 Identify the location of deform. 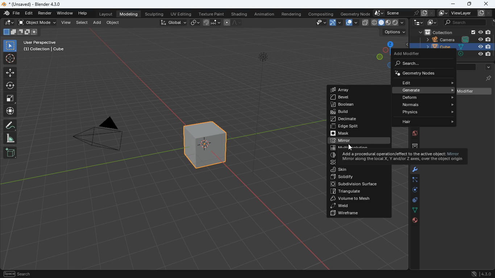
(426, 97).